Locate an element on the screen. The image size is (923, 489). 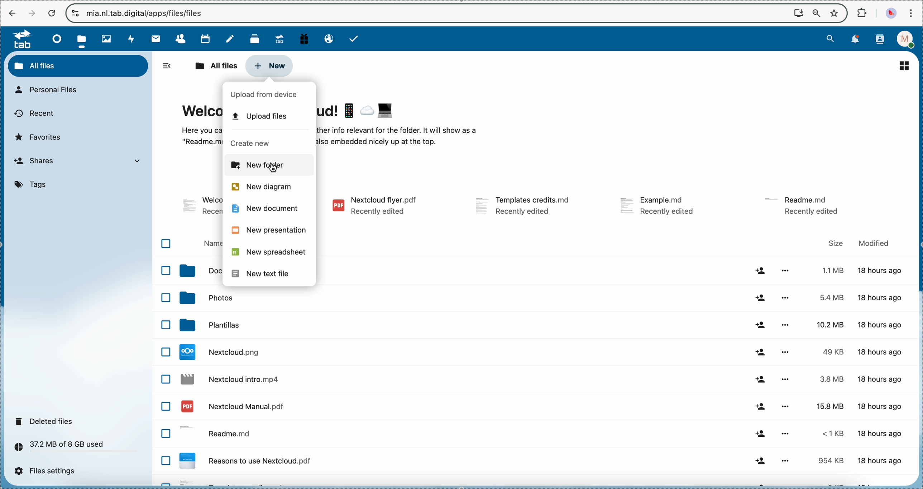
zoom out is located at coordinates (817, 14).